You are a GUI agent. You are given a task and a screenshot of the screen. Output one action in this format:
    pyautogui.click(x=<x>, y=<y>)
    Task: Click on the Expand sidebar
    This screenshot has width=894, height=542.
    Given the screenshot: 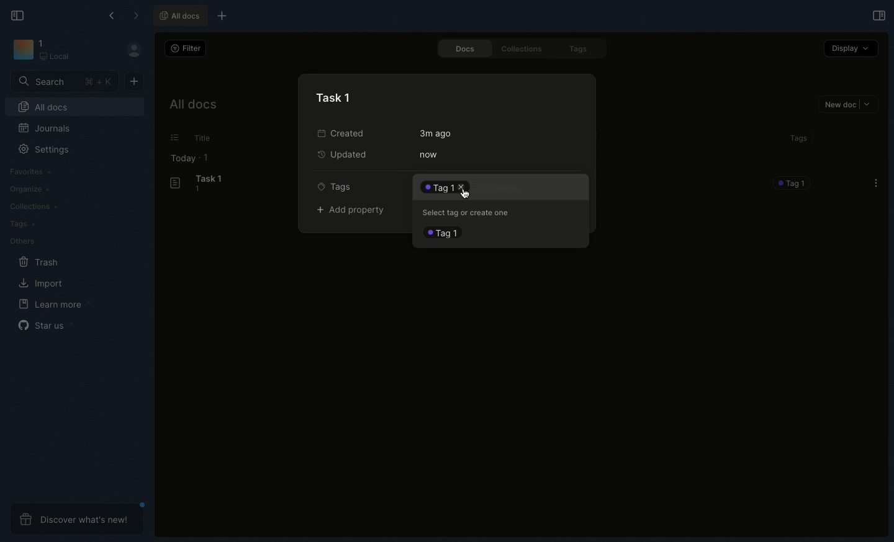 What is the action you would take?
    pyautogui.click(x=878, y=15)
    